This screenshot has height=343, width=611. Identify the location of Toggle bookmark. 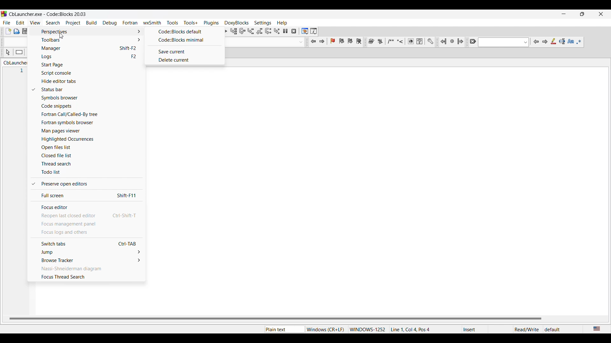
(333, 41).